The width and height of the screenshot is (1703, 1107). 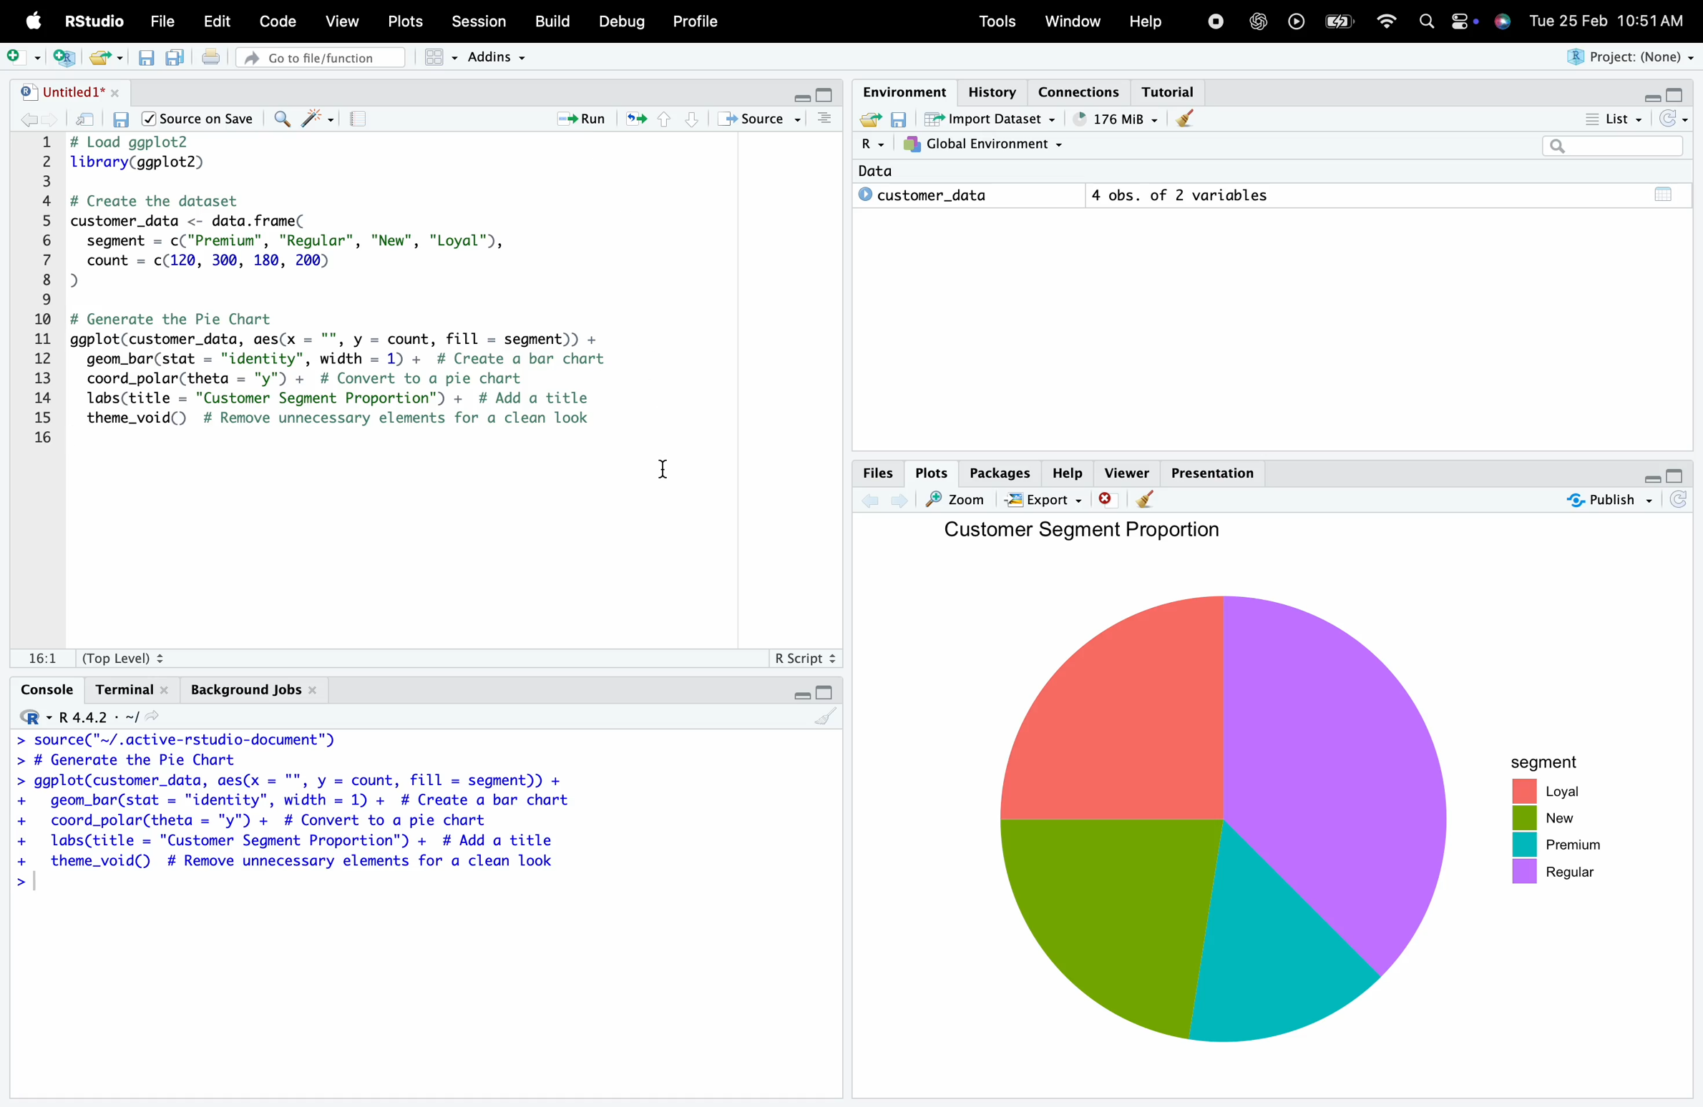 What do you see at coordinates (1107, 499) in the screenshot?
I see `close` at bounding box center [1107, 499].